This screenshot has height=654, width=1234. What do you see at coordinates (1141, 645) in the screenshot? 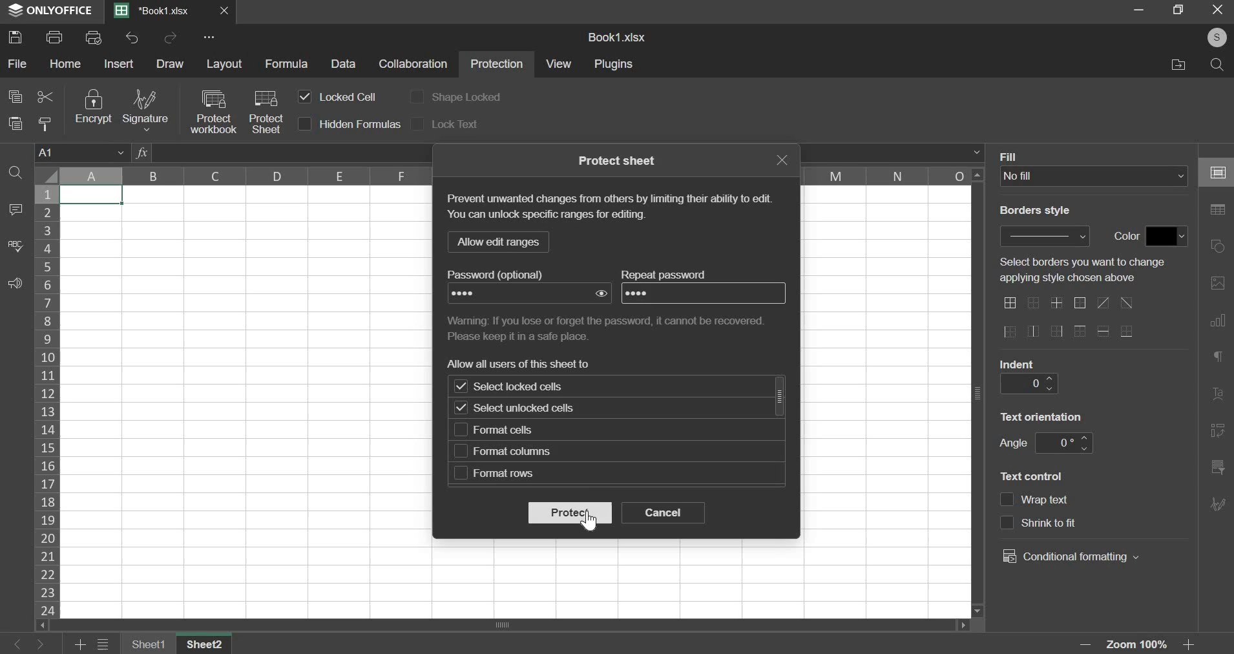
I see `Zoom 100%` at bounding box center [1141, 645].